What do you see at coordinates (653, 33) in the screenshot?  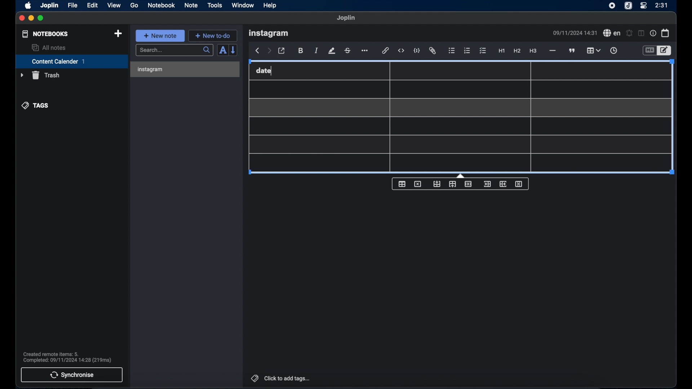 I see `note properties` at bounding box center [653, 33].